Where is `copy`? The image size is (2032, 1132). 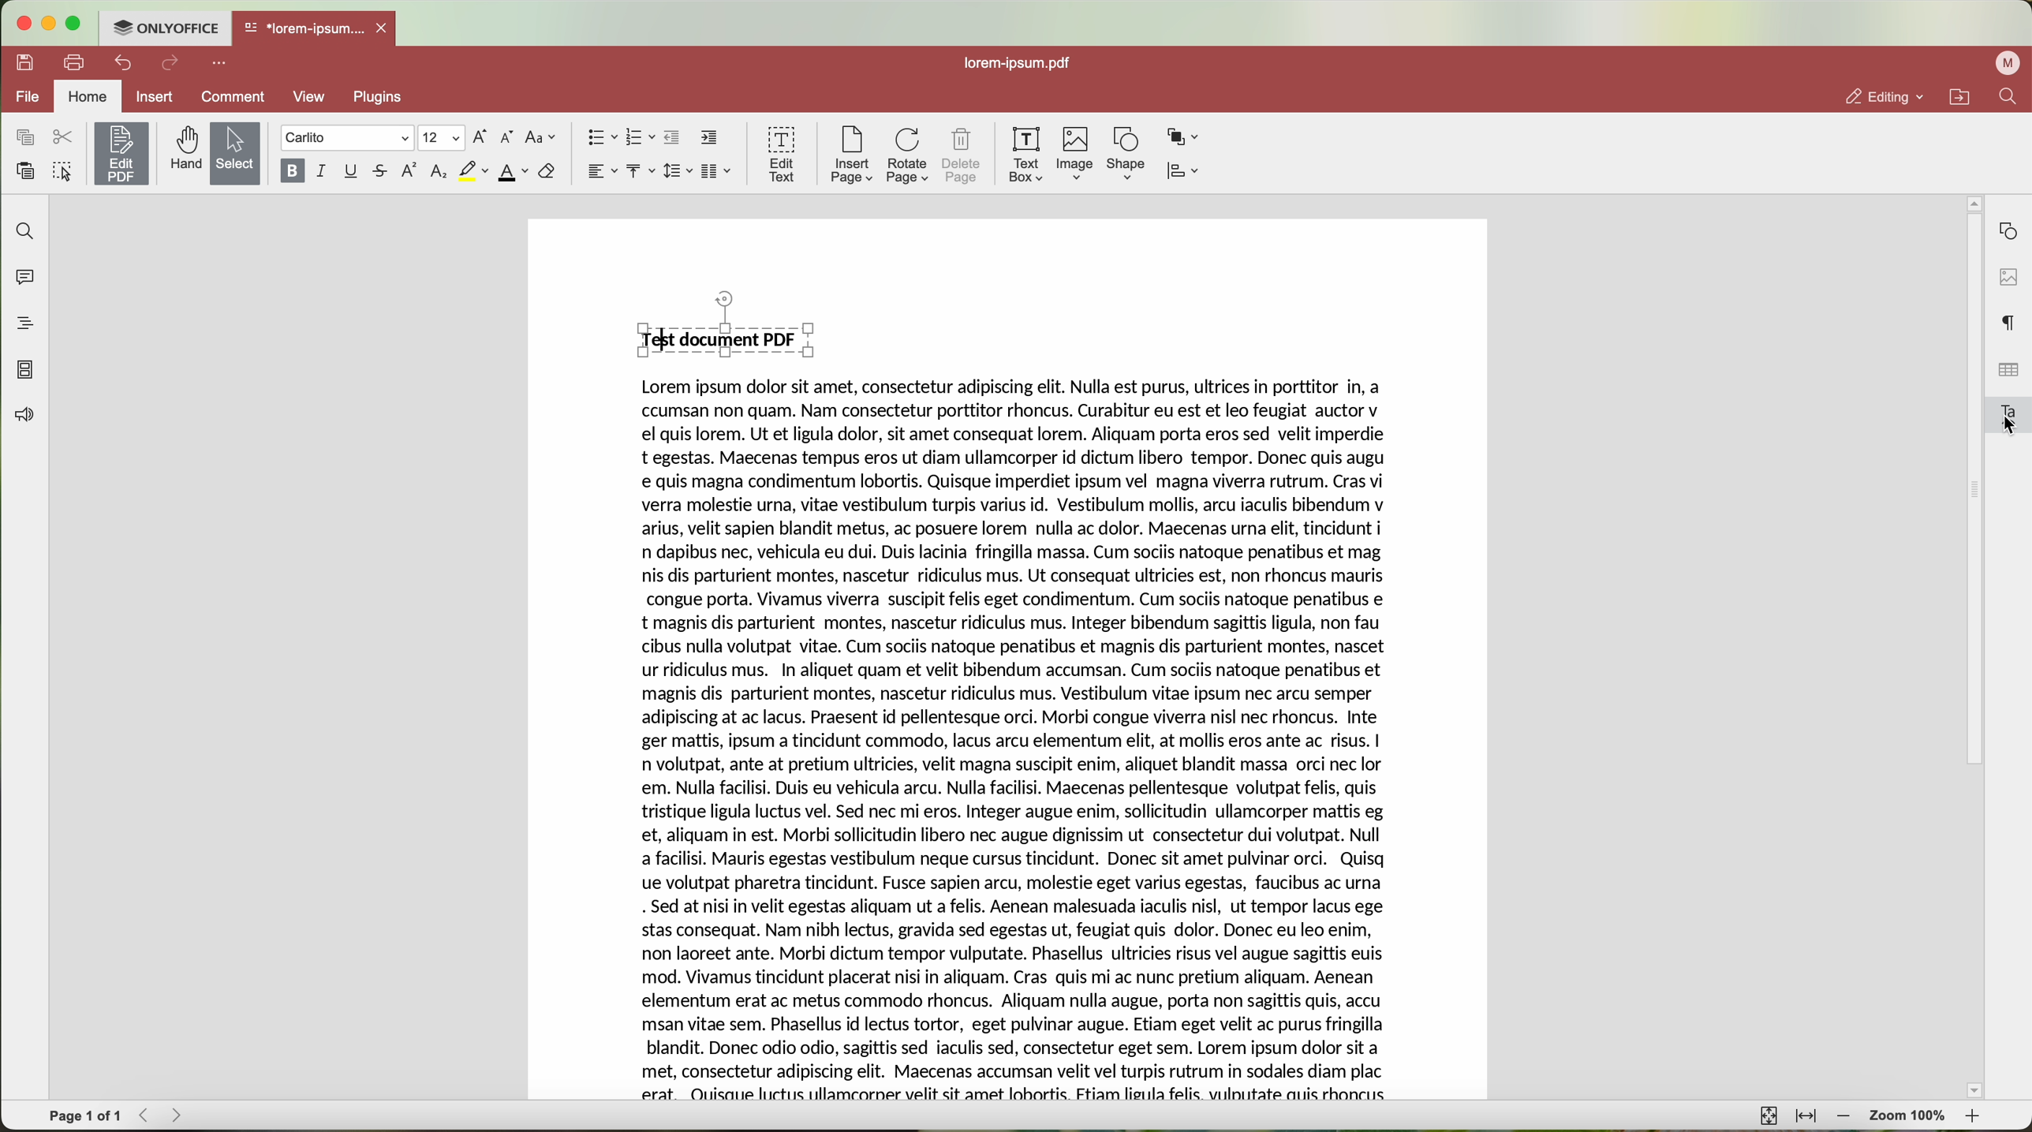 copy is located at coordinates (24, 137).